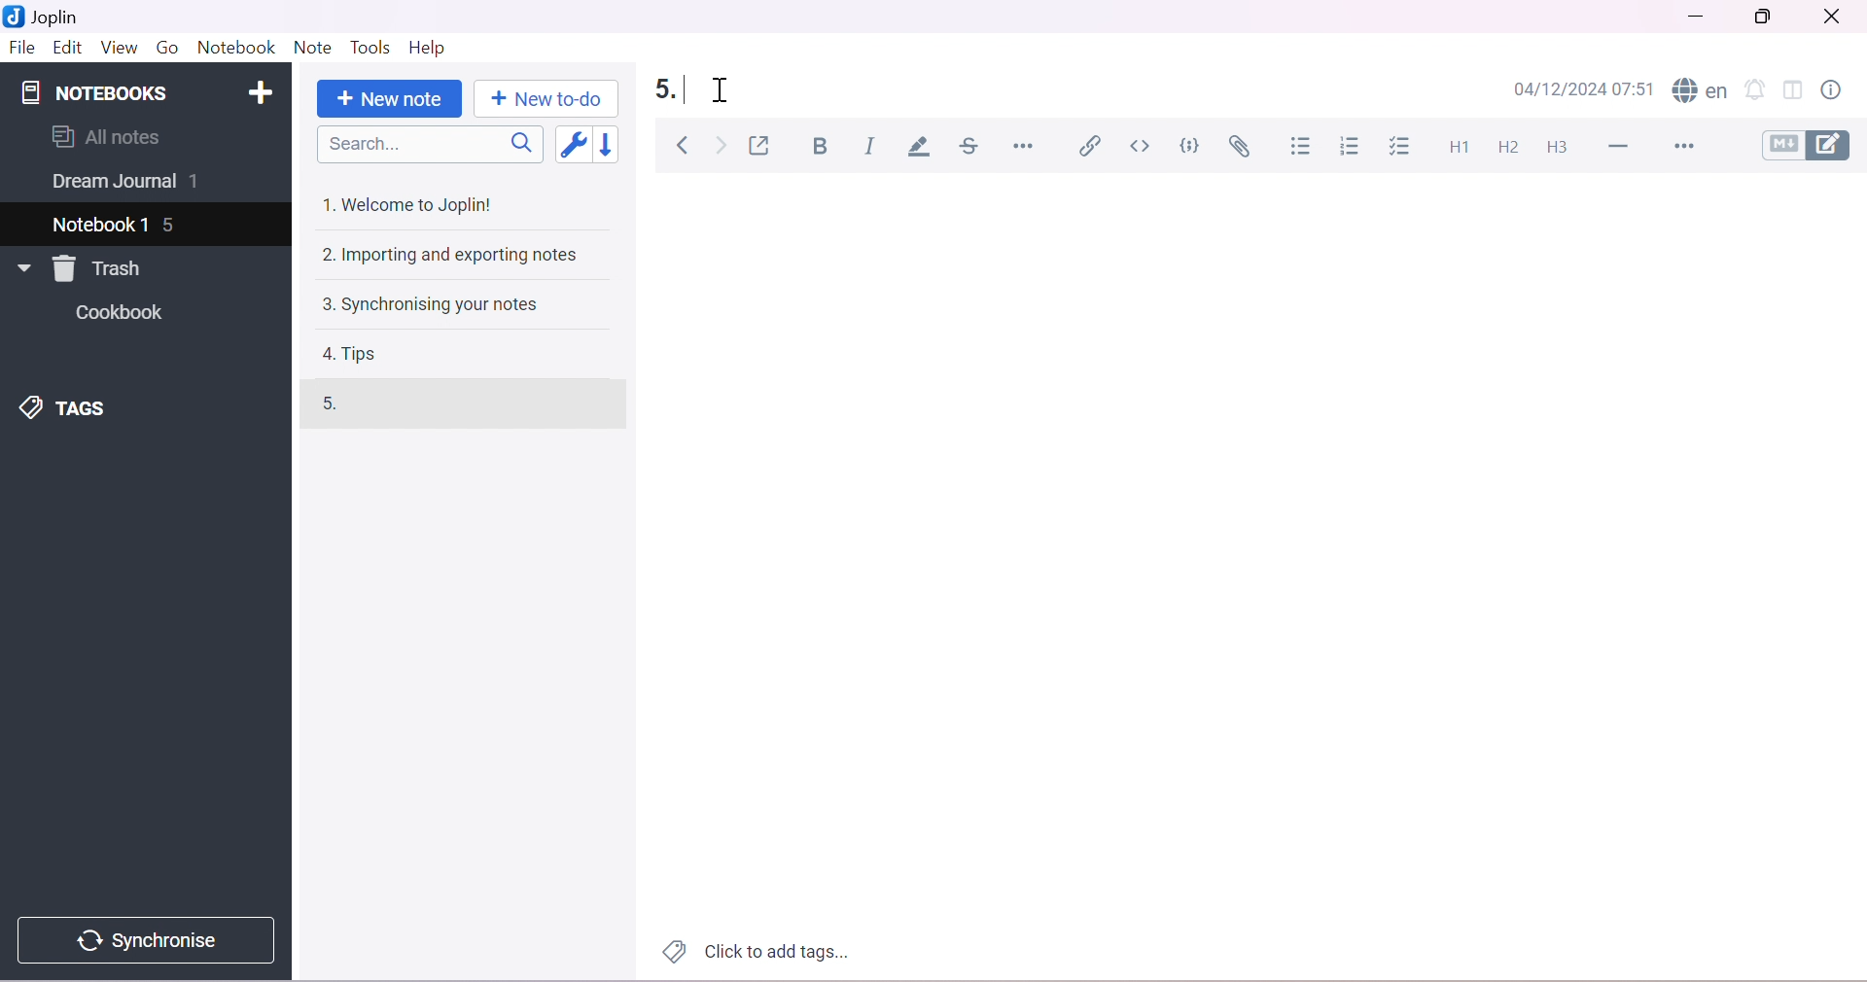 The width and height of the screenshot is (1867, 982). Describe the element at coordinates (386, 99) in the screenshot. I see `New note` at that location.